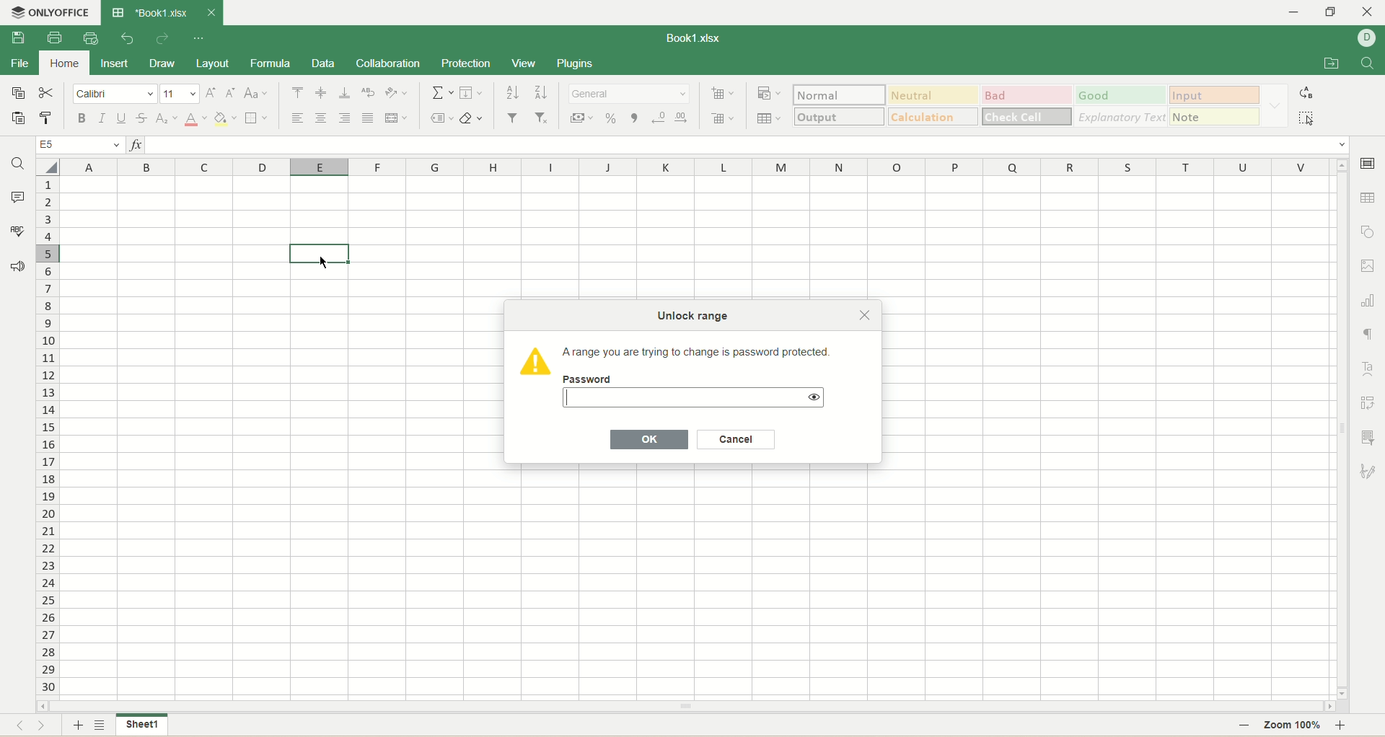 The height and width of the screenshot is (737, 1385). Describe the element at coordinates (143, 119) in the screenshot. I see `strikethrough` at that location.